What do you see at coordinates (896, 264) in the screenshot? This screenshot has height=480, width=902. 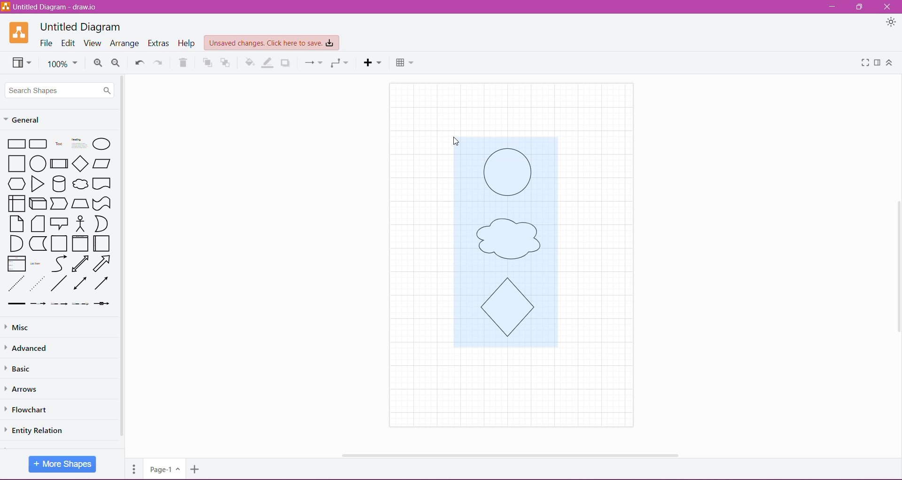 I see `Vertical Scroll Bar` at bounding box center [896, 264].